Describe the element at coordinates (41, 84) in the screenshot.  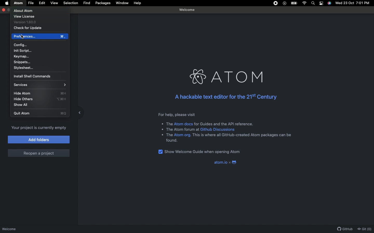
I see `Services` at that location.